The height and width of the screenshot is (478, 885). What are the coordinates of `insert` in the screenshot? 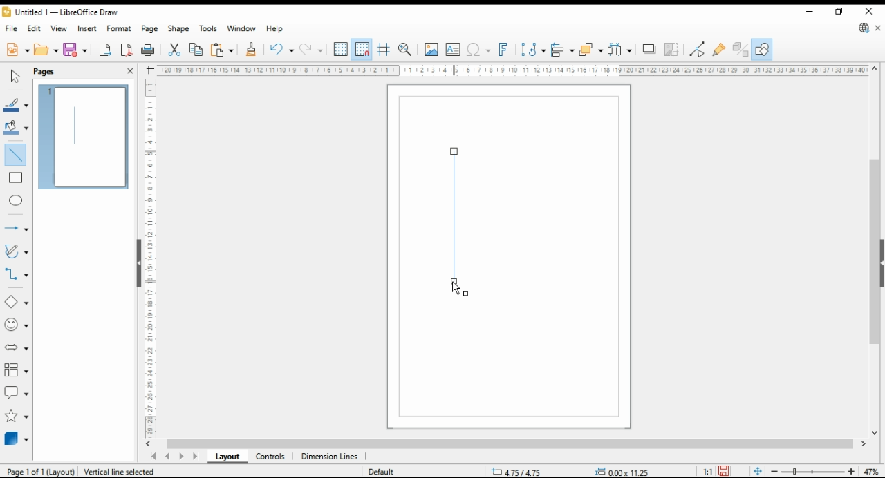 It's located at (87, 28).